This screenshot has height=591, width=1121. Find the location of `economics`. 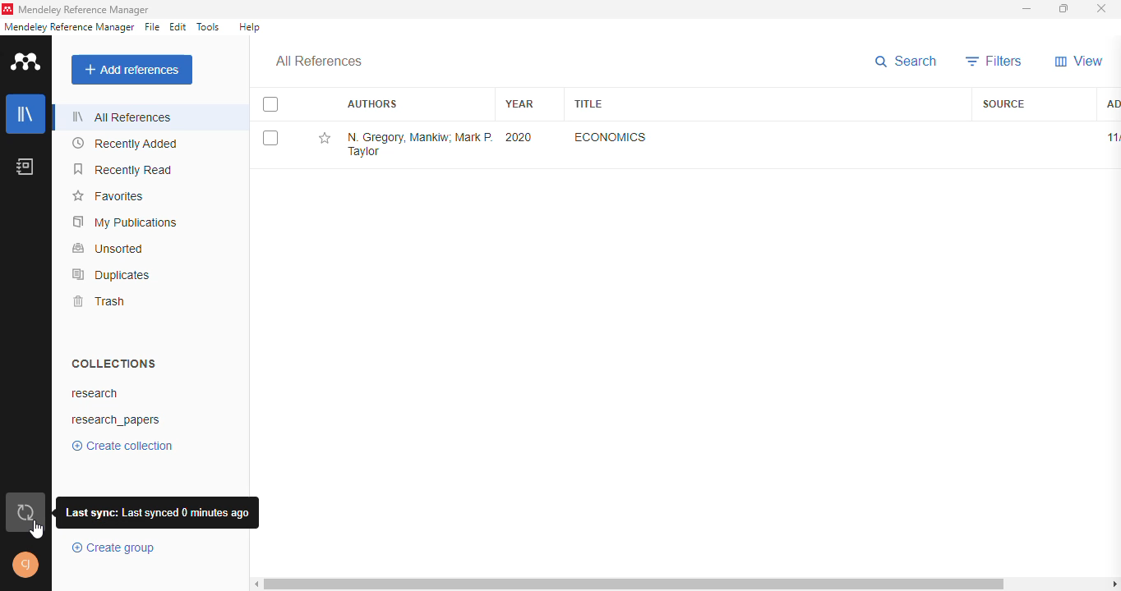

economics is located at coordinates (611, 137).